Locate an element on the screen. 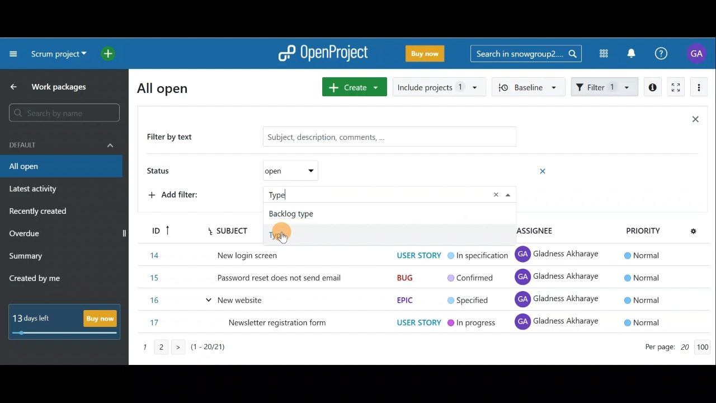 The image size is (716, 403). Project name is located at coordinates (57, 57).